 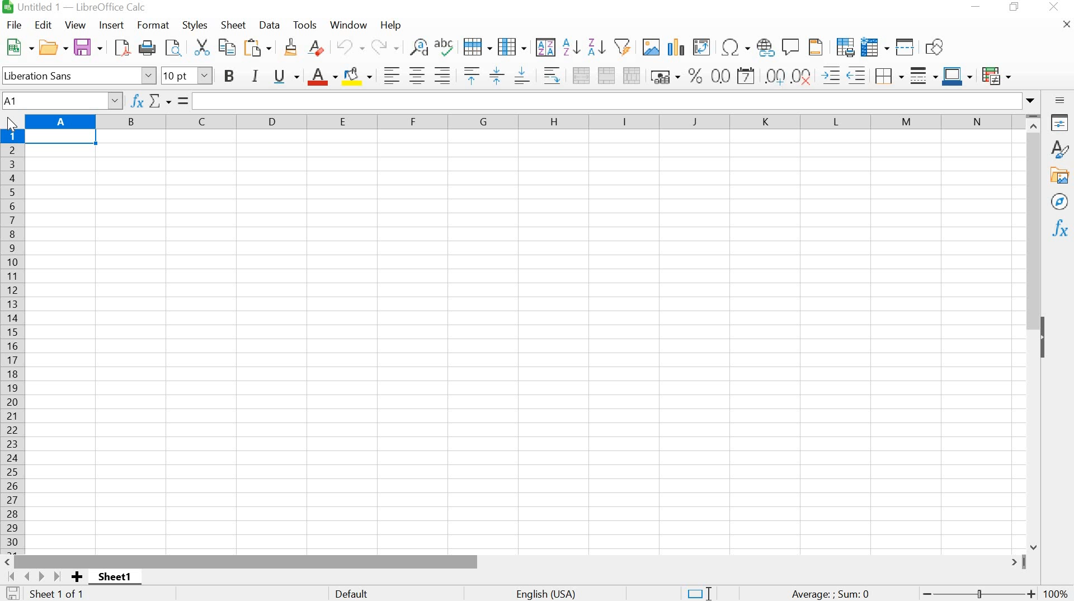 What do you see at coordinates (32, 576) in the screenshot?
I see `Scroll to next sheet` at bounding box center [32, 576].